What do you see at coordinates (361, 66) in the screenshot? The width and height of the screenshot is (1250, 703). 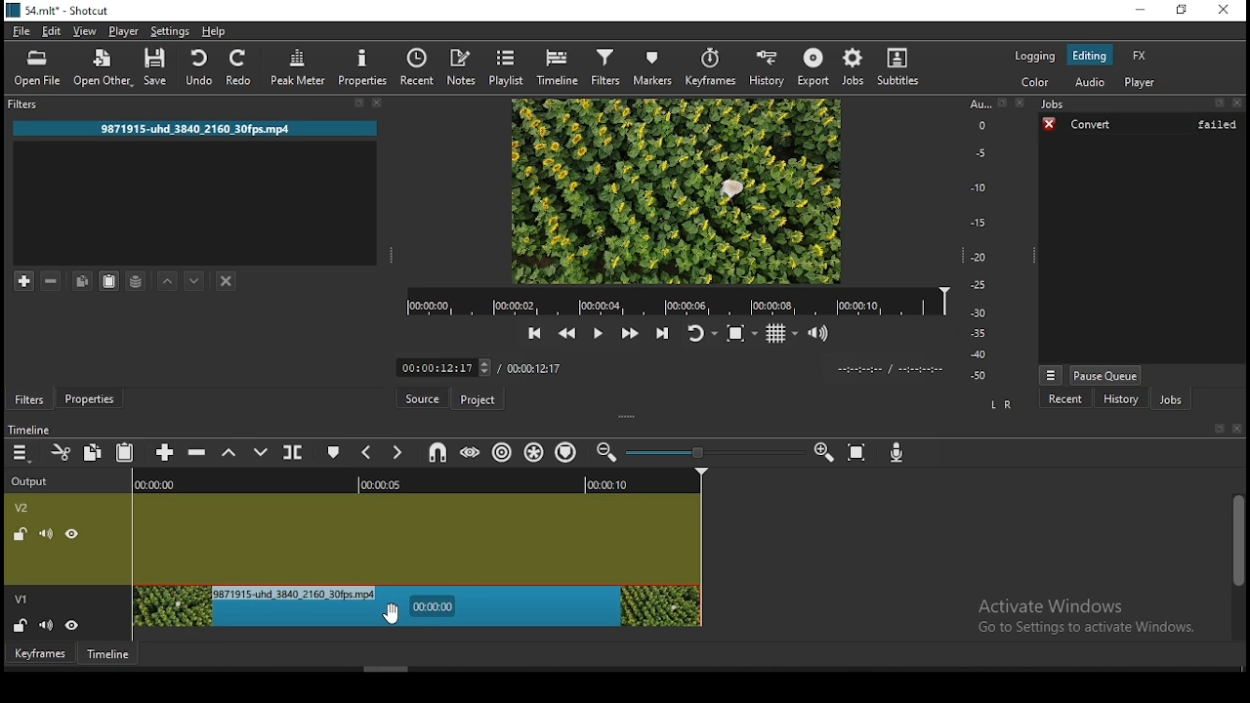 I see `properties` at bounding box center [361, 66].